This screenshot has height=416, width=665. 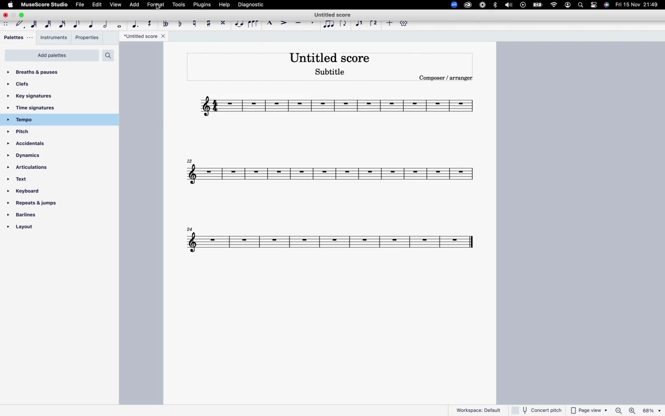 What do you see at coordinates (589, 410) in the screenshot?
I see `page view` at bounding box center [589, 410].